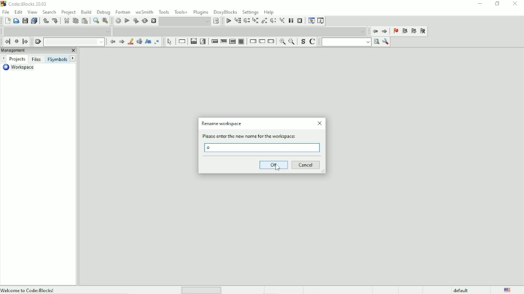 The height and width of the screenshot is (294, 524). Describe the element at coordinates (118, 21) in the screenshot. I see `Build` at that location.